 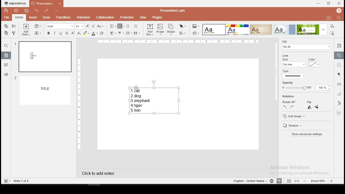 What do you see at coordinates (289, 96) in the screenshot?
I see `rotation` at bounding box center [289, 96].